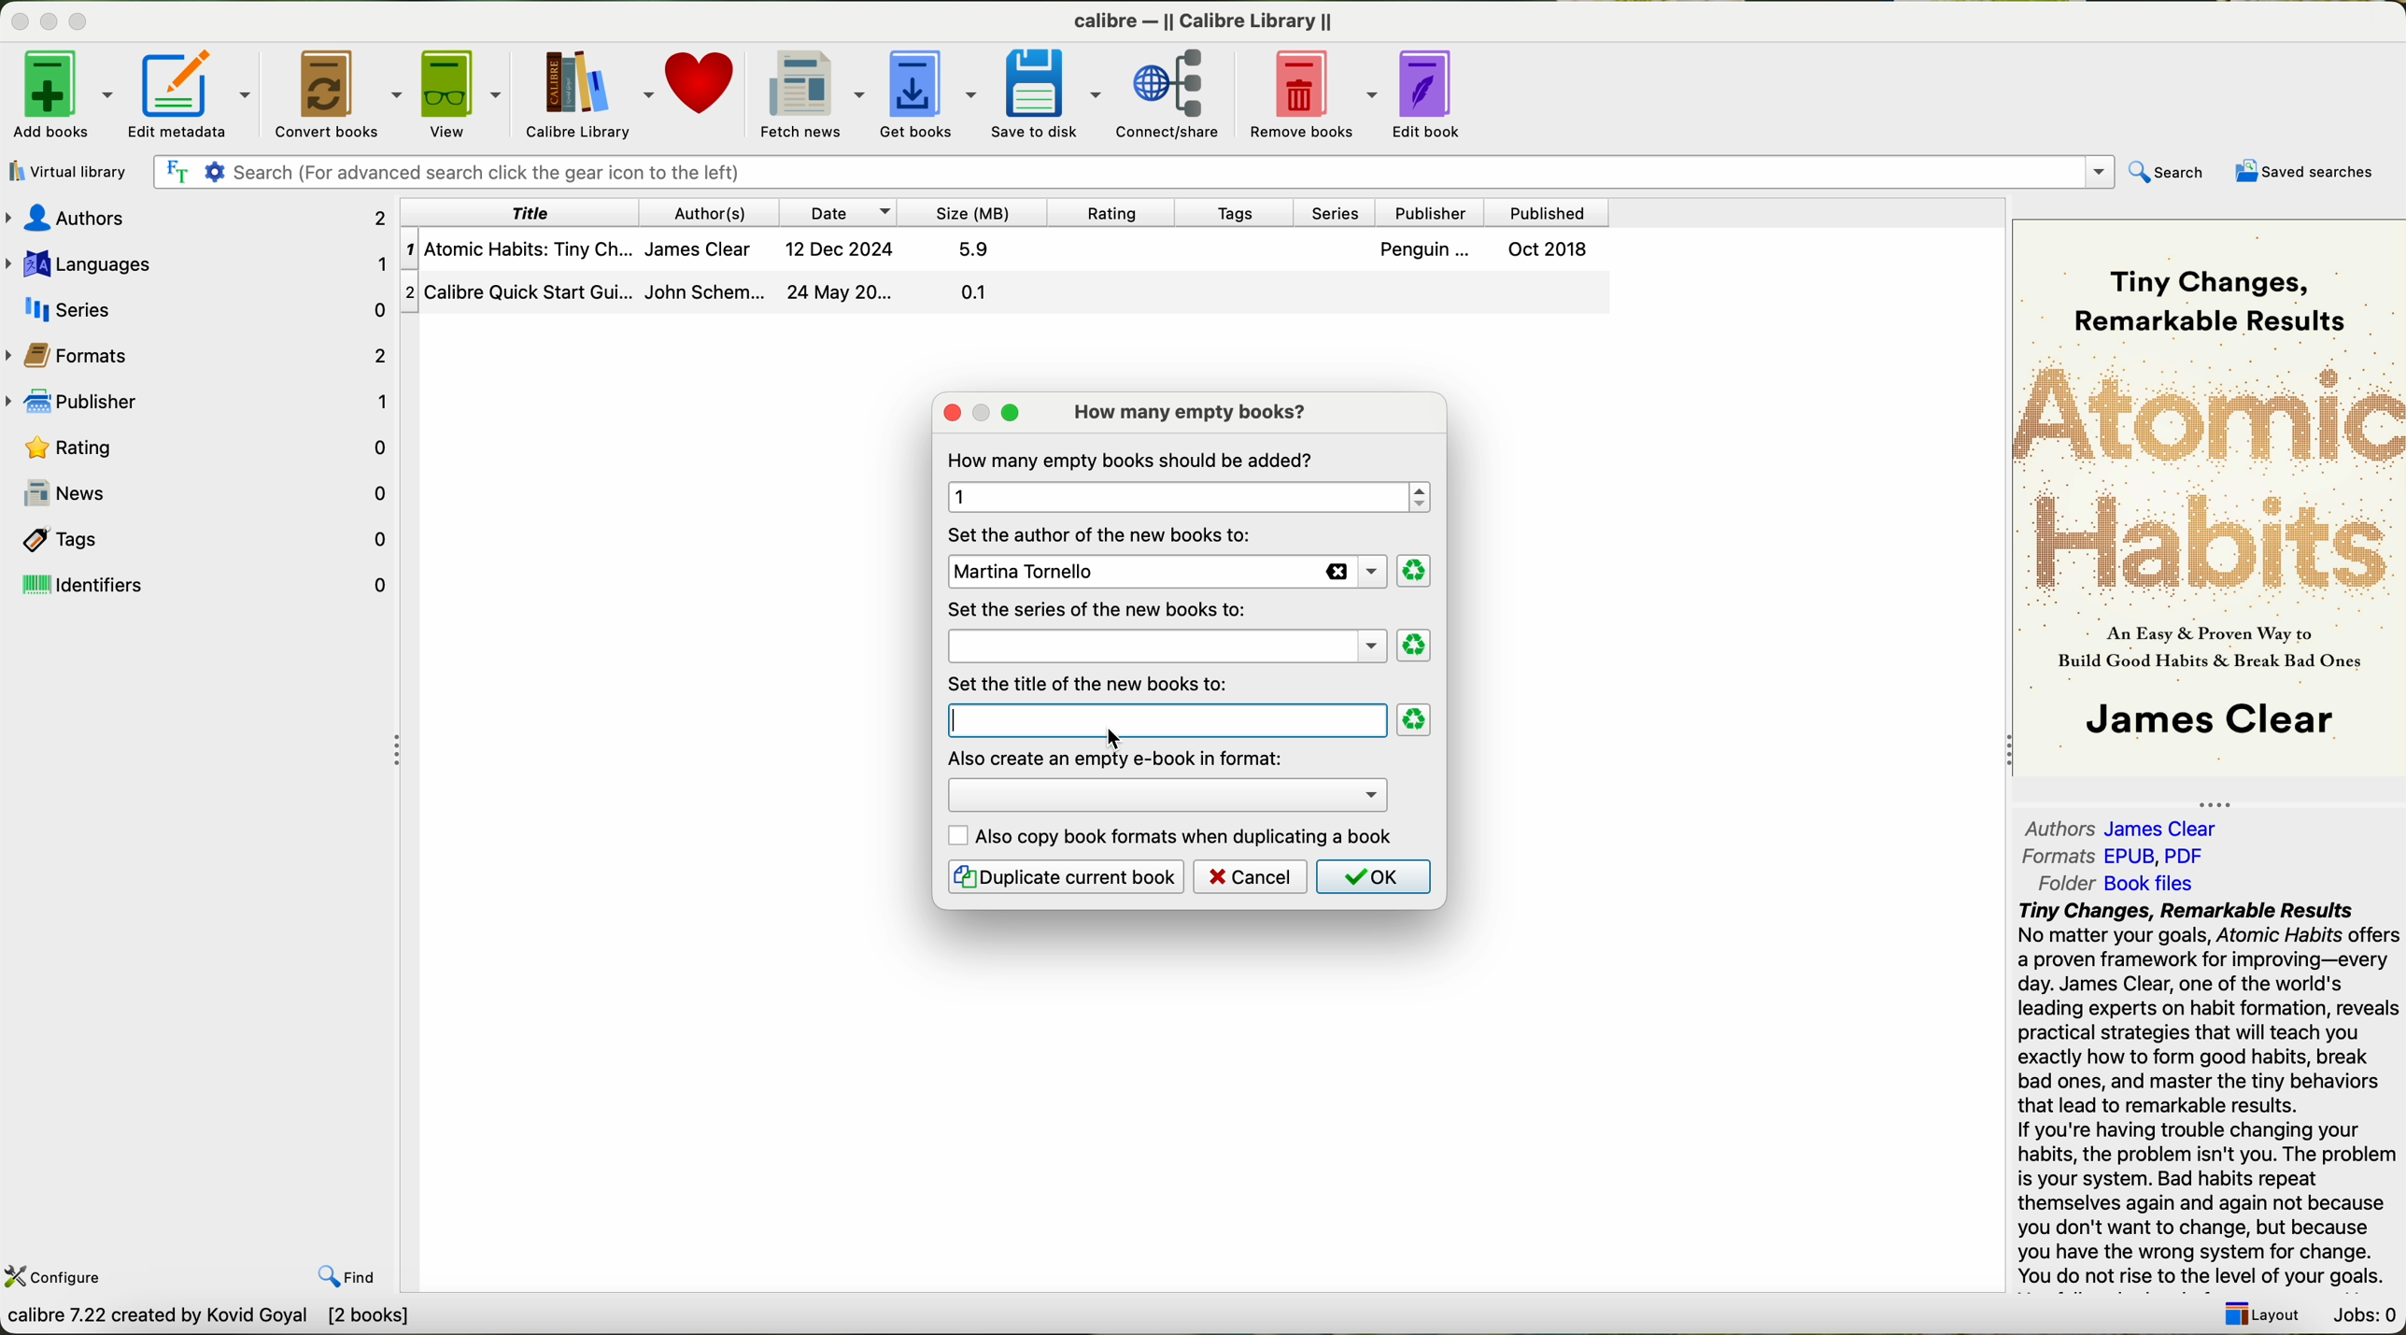 This screenshot has width=2406, height=1335. What do you see at coordinates (1167, 612) in the screenshot?
I see `james clear` at bounding box center [1167, 612].